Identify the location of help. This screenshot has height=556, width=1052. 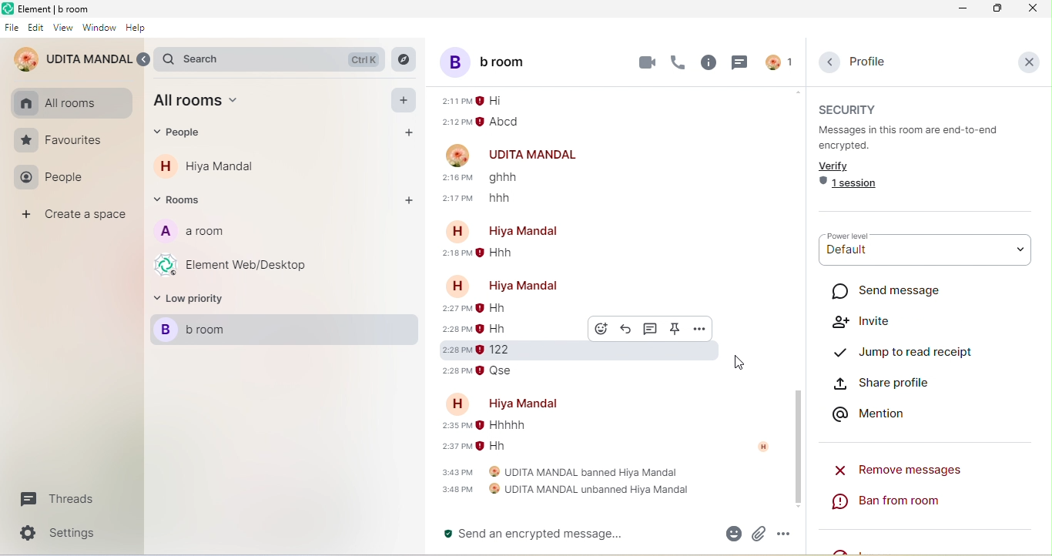
(135, 28).